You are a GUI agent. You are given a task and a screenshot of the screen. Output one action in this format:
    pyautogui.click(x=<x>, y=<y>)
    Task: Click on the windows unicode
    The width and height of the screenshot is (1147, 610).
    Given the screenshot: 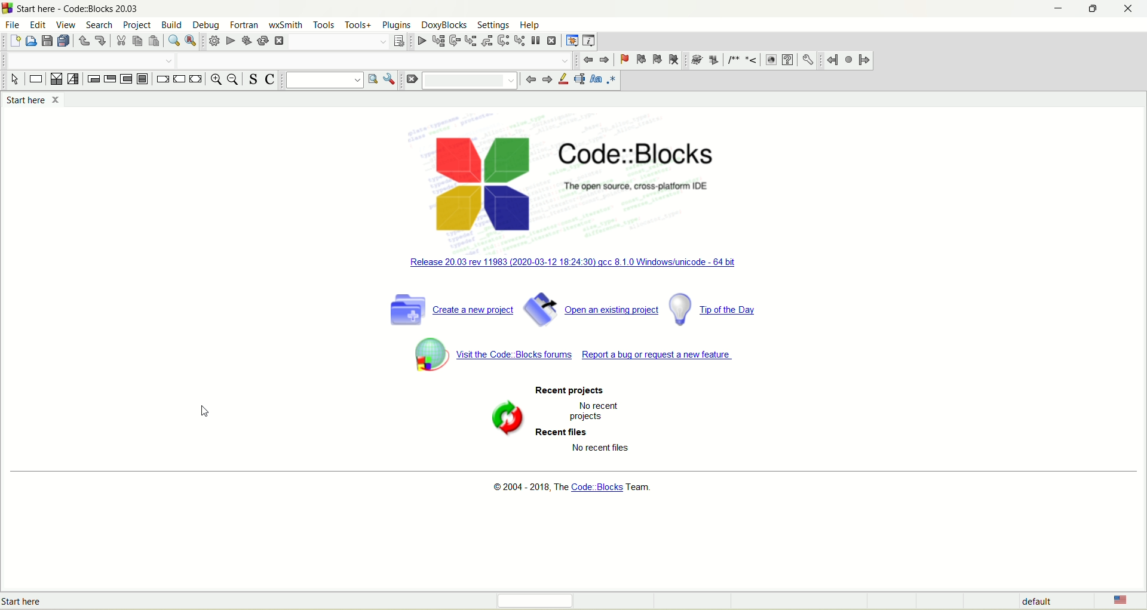 What is the action you would take?
    pyautogui.click(x=572, y=262)
    